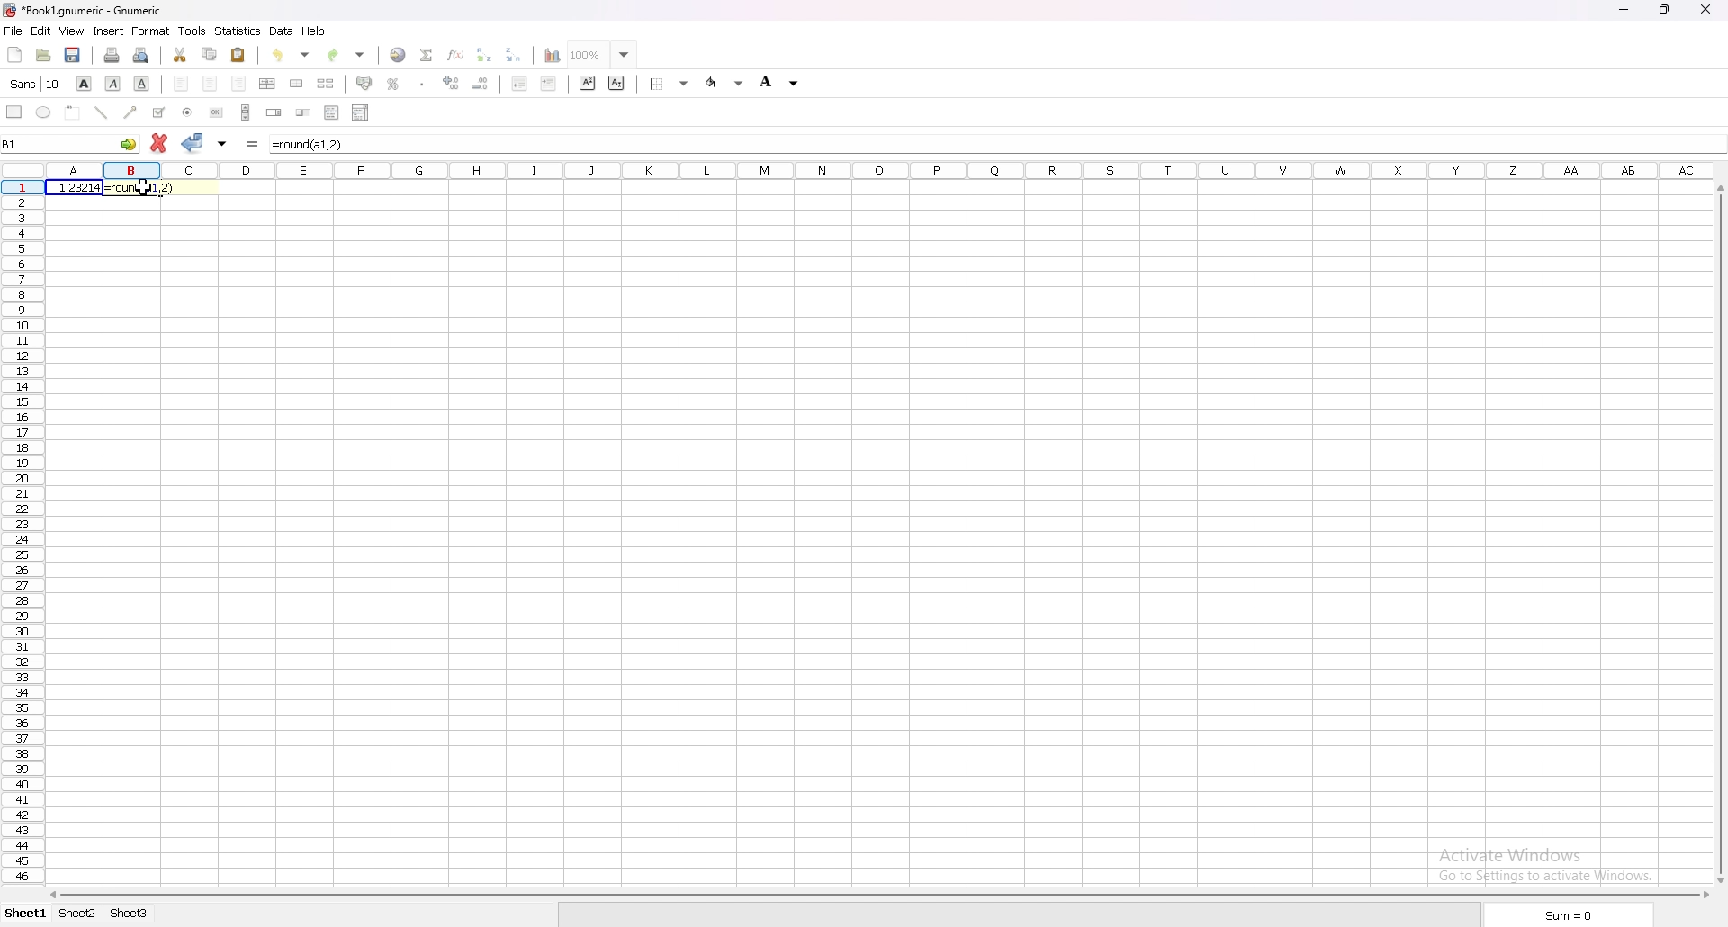 This screenshot has height=927, width=1728. What do you see at coordinates (325, 84) in the screenshot?
I see `split merged cells` at bounding box center [325, 84].